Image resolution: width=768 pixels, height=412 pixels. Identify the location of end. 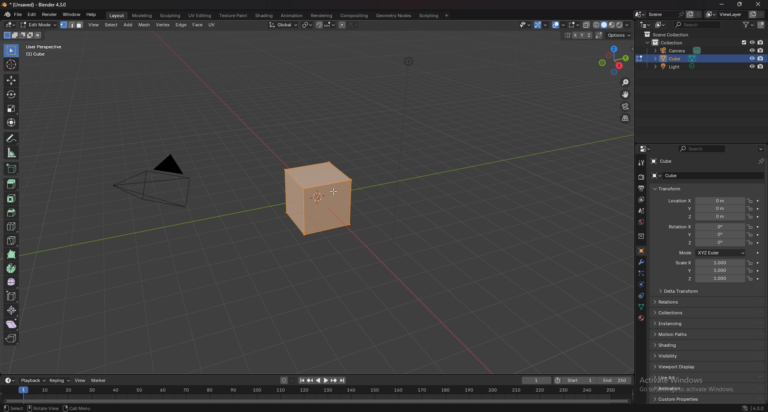
(617, 380).